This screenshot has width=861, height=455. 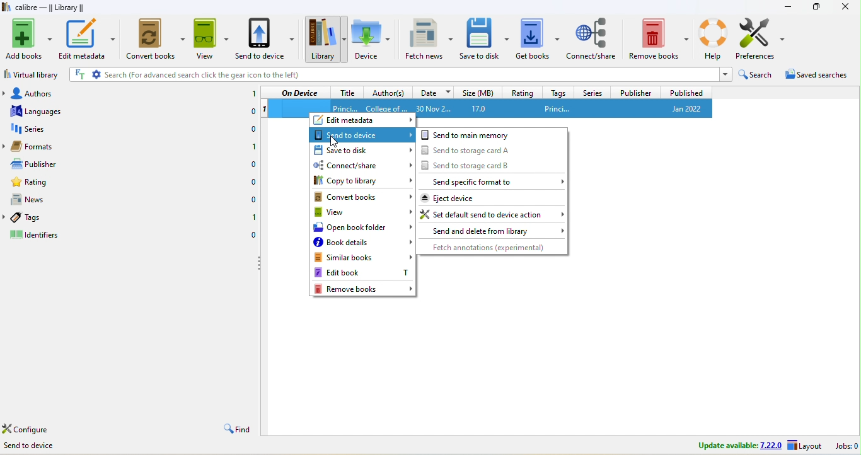 I want to click on tags, so click(x=40, y=216).